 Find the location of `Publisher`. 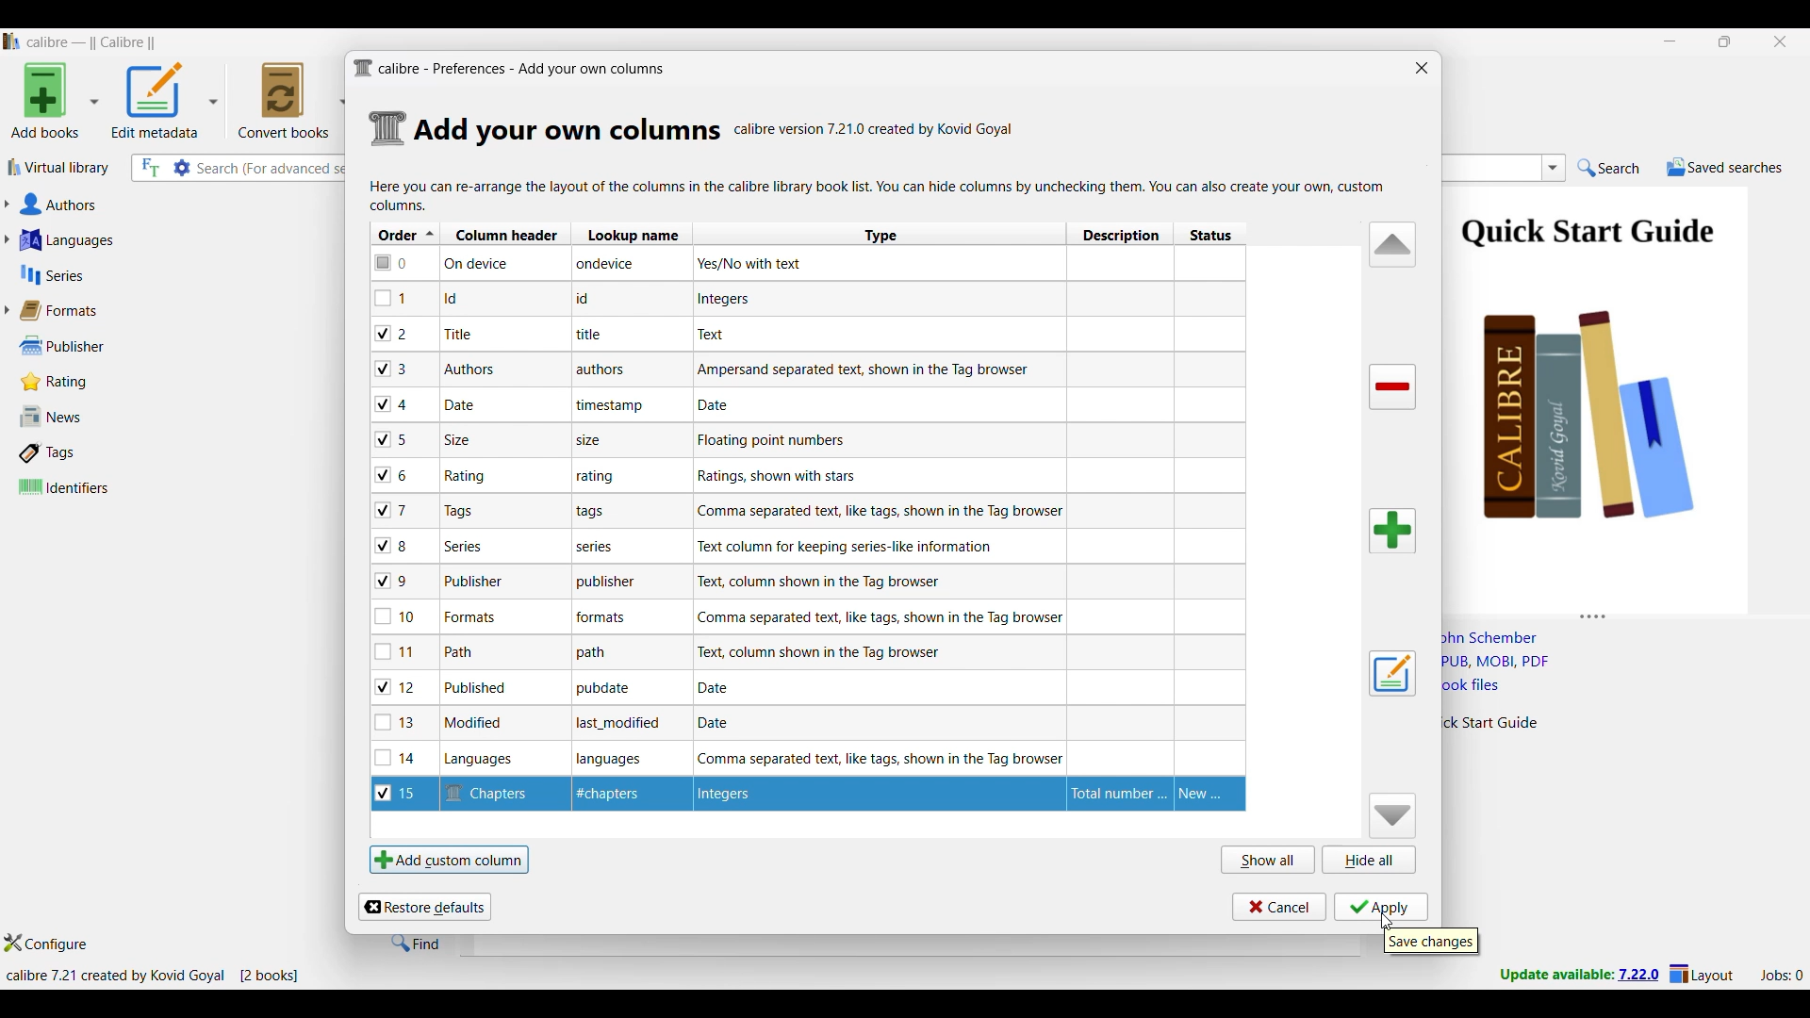

Publisher is located at coordinates (84, 346).